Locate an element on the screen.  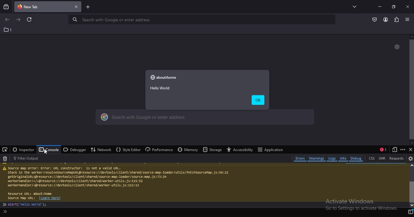
personalise this tab is located at coordinates (397, 47).